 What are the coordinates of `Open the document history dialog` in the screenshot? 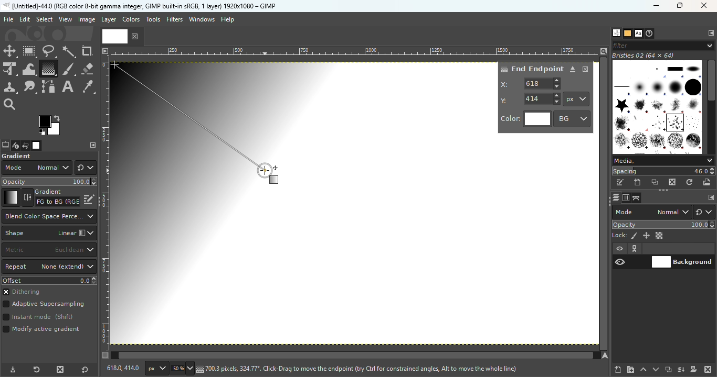 It's located at (650, 34).